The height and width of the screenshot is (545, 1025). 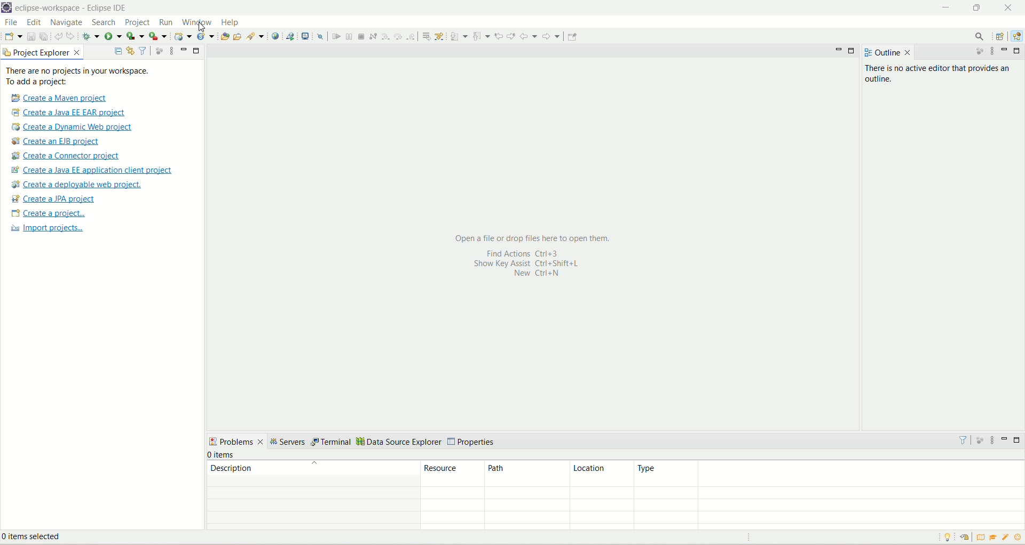 I want to click on save all, so click(x=44, y=36).